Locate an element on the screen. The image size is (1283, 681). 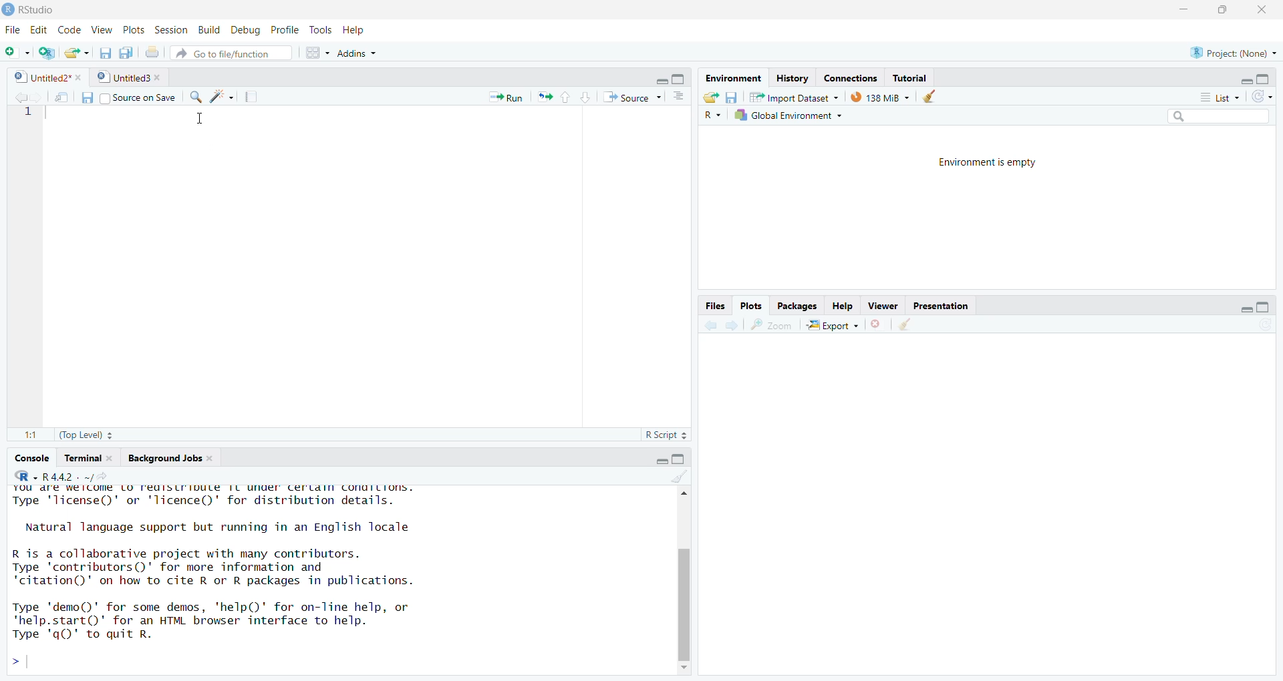
Scroll bar is located at coordinates (688, 580).